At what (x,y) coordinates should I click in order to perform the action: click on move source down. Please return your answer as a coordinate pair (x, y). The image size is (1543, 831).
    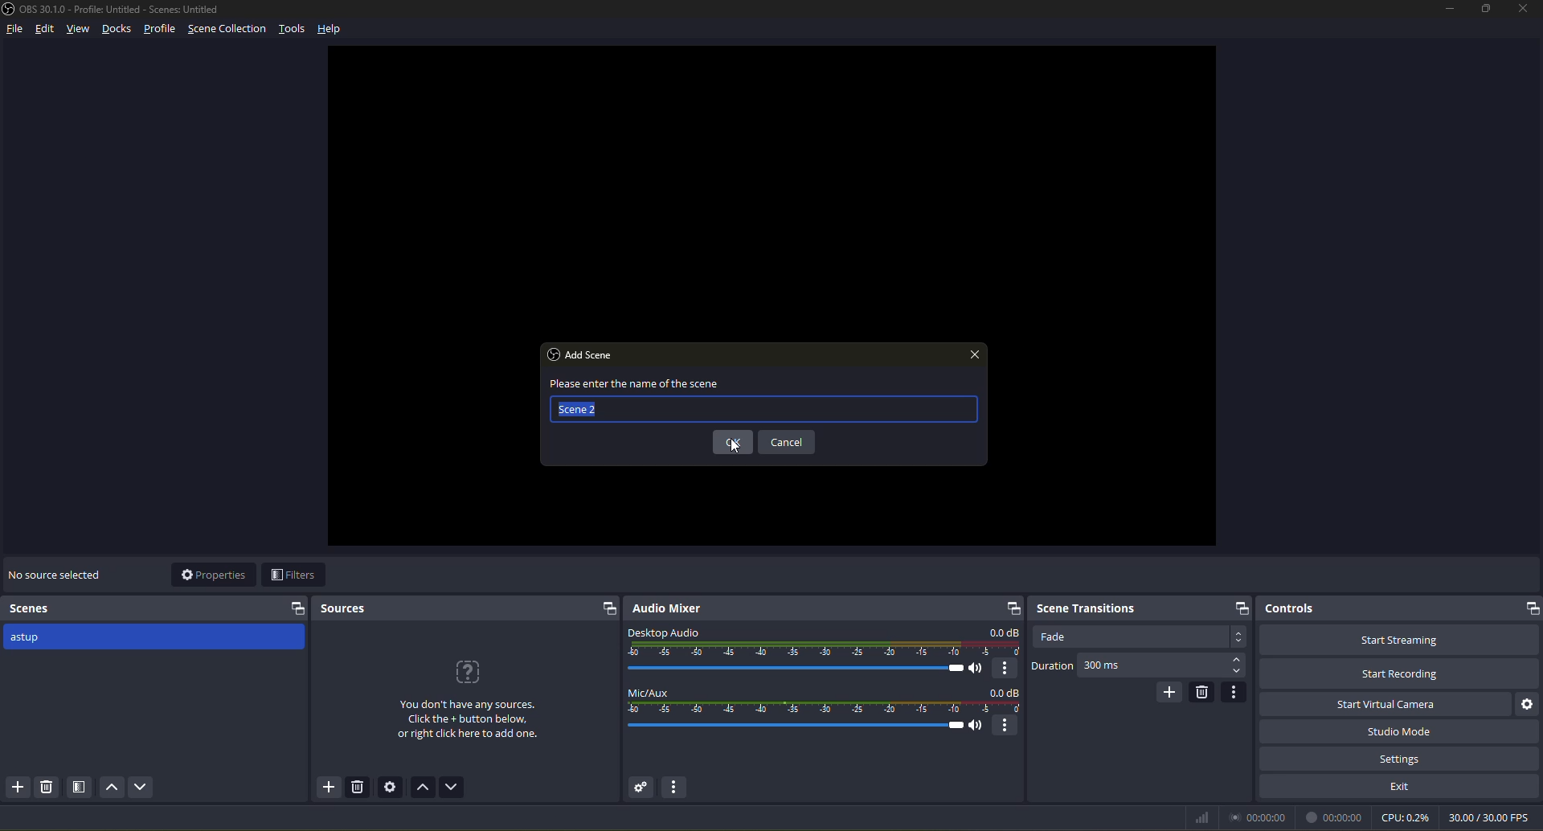
    Looking at the image, I should click on (452, 787).